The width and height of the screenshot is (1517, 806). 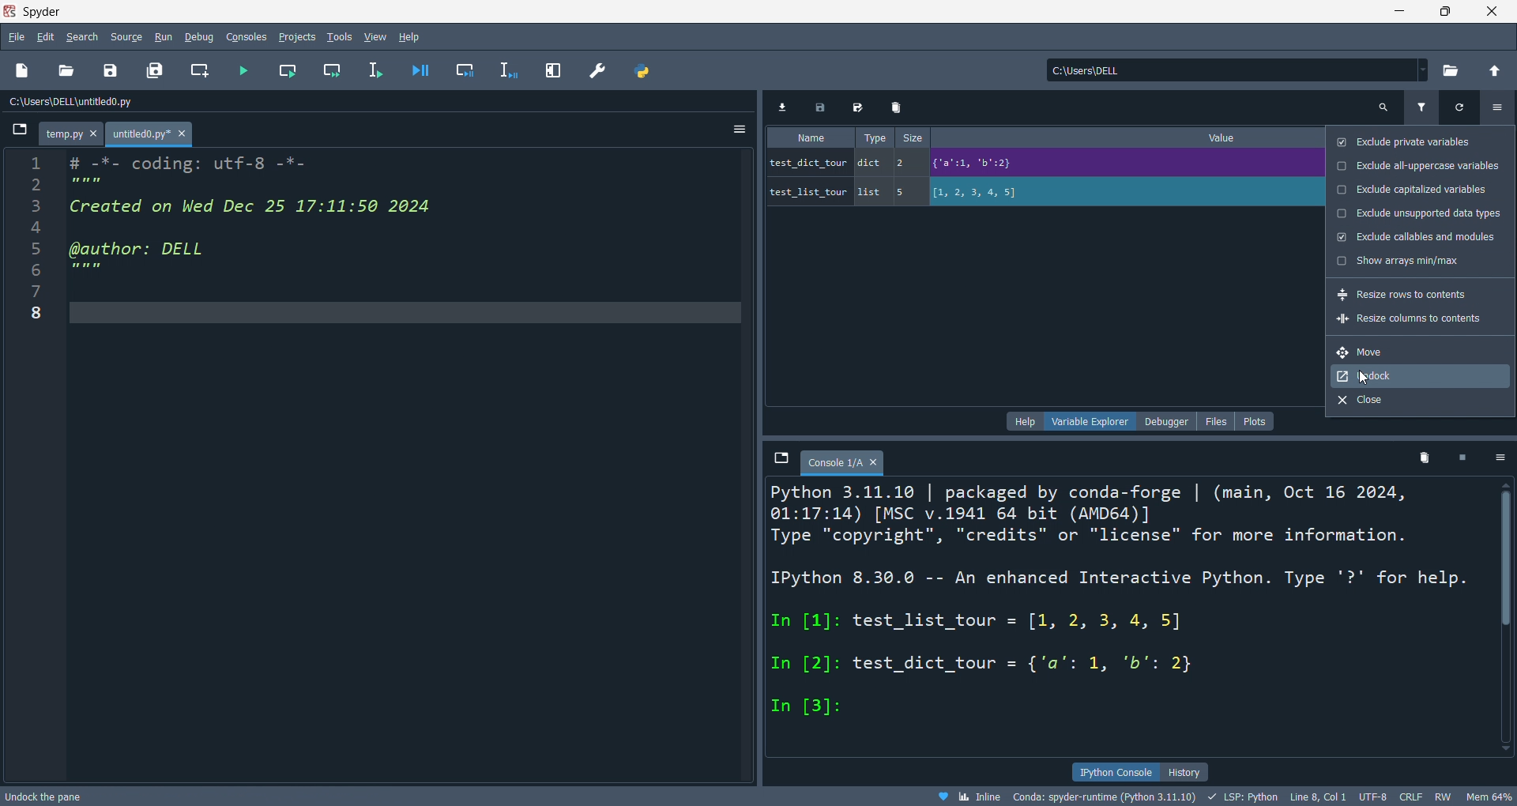 I want to click on debug file, so click(x=420, y=71).